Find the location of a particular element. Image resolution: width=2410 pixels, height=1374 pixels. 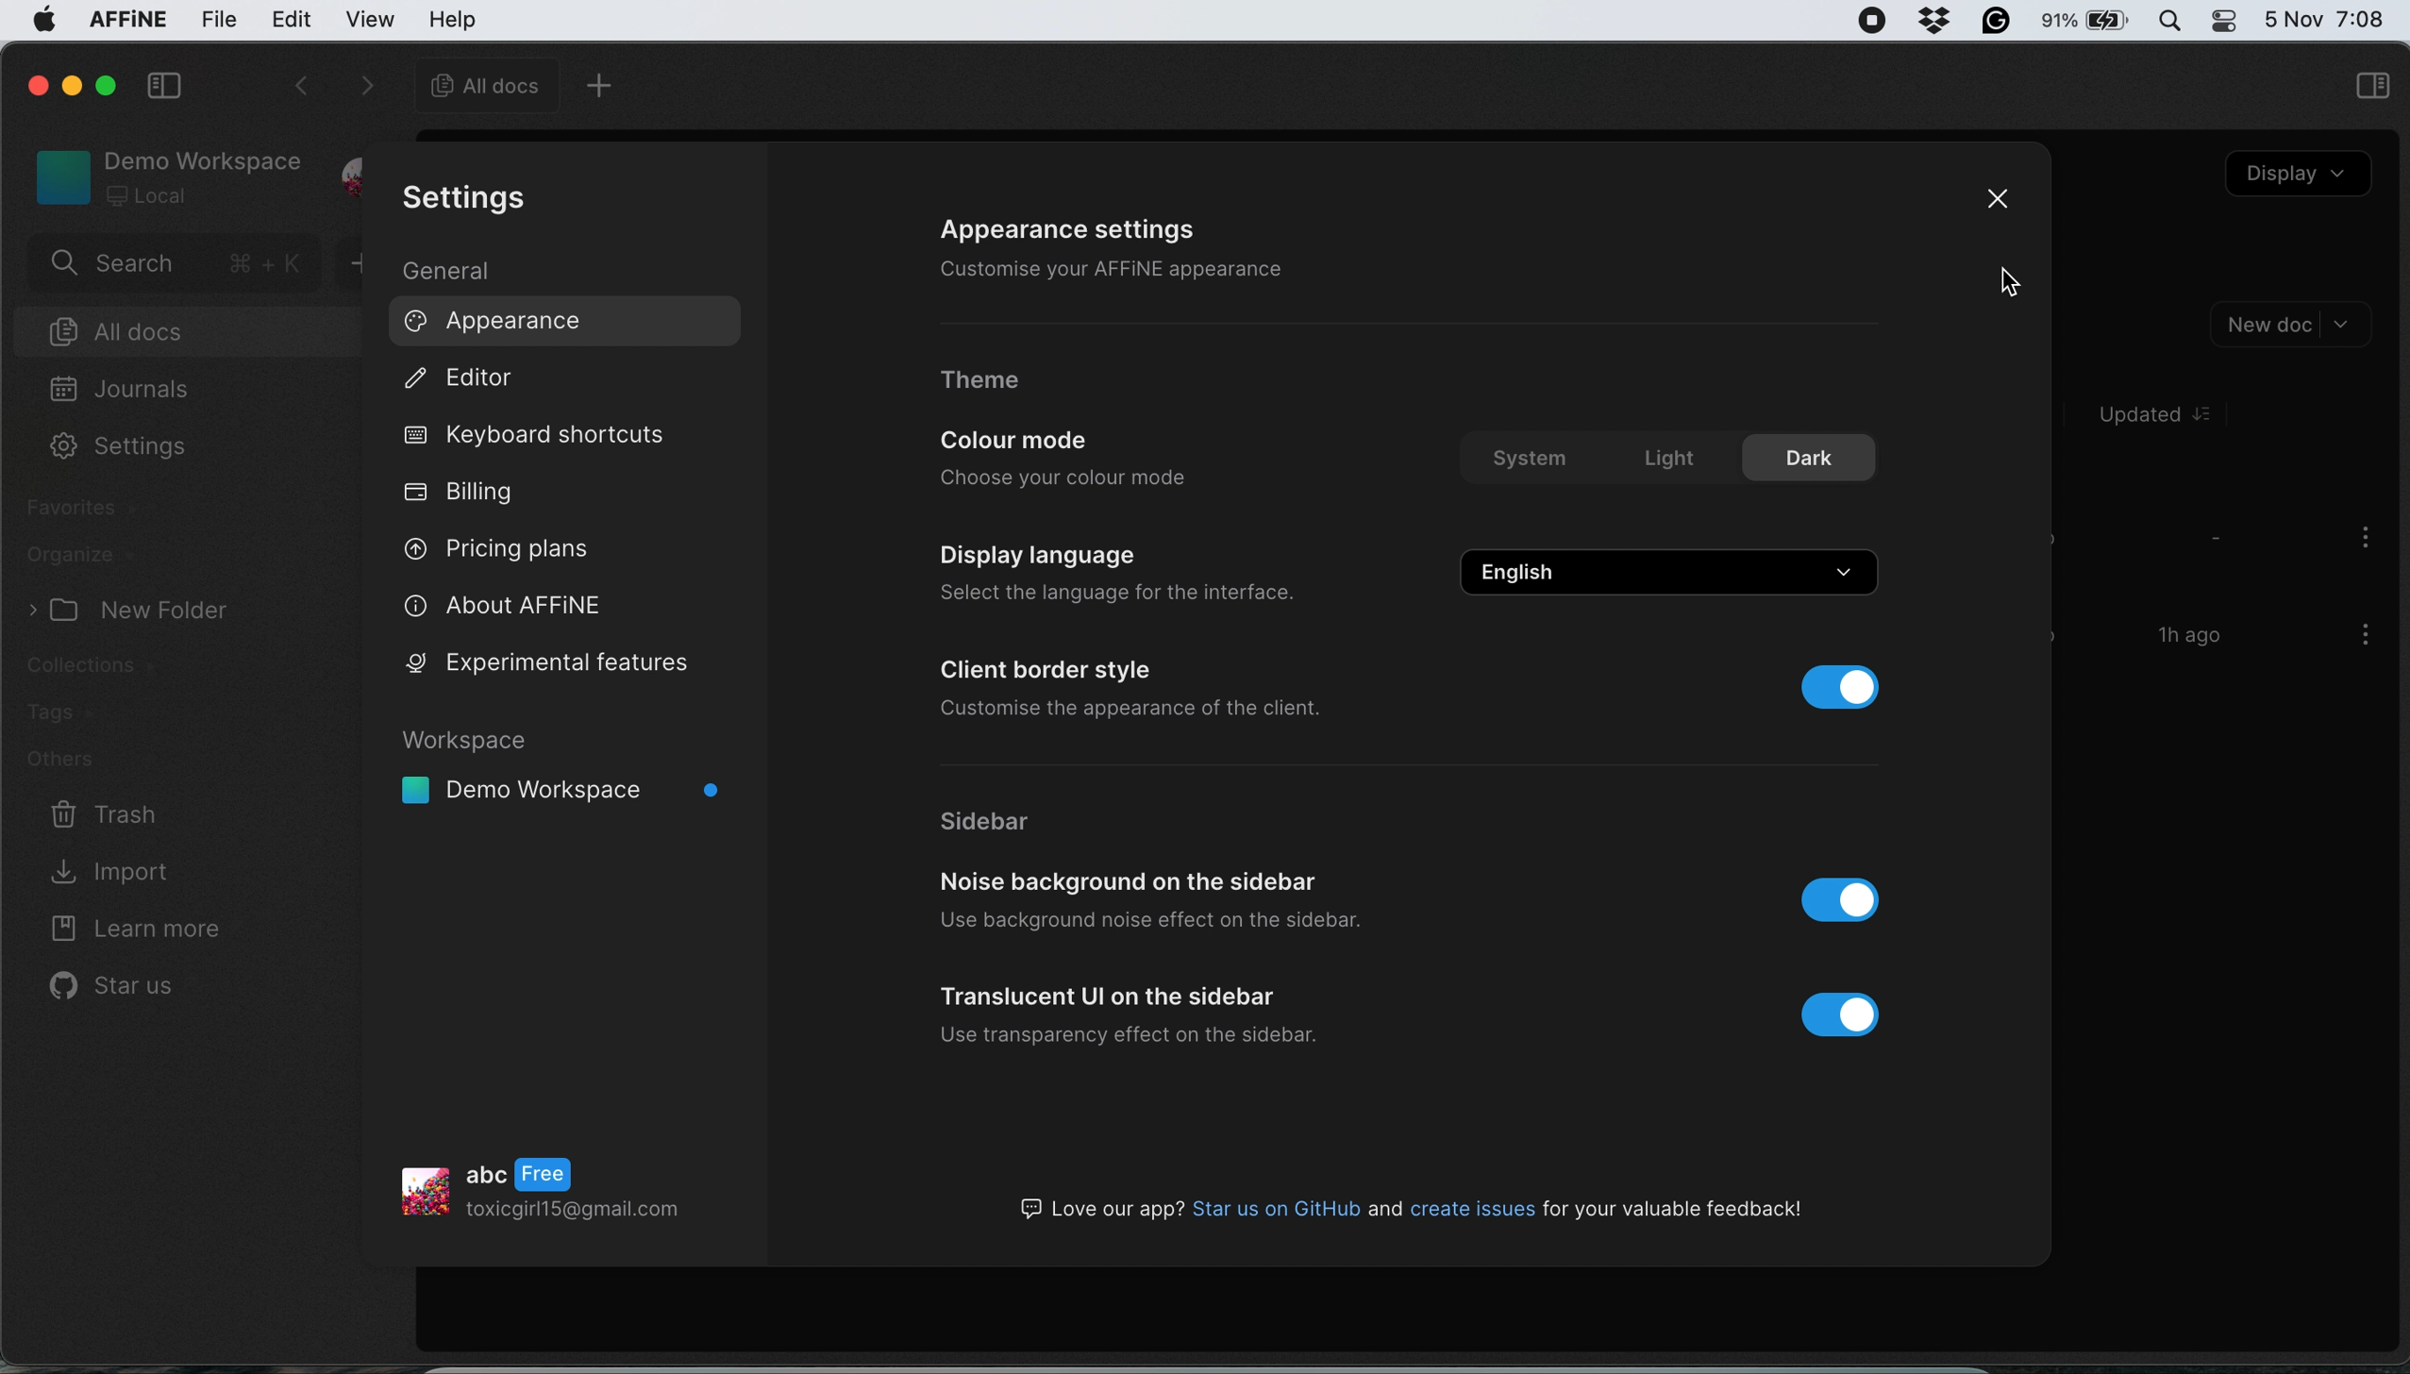

appearance settings is located at coordinates (1098, 232).